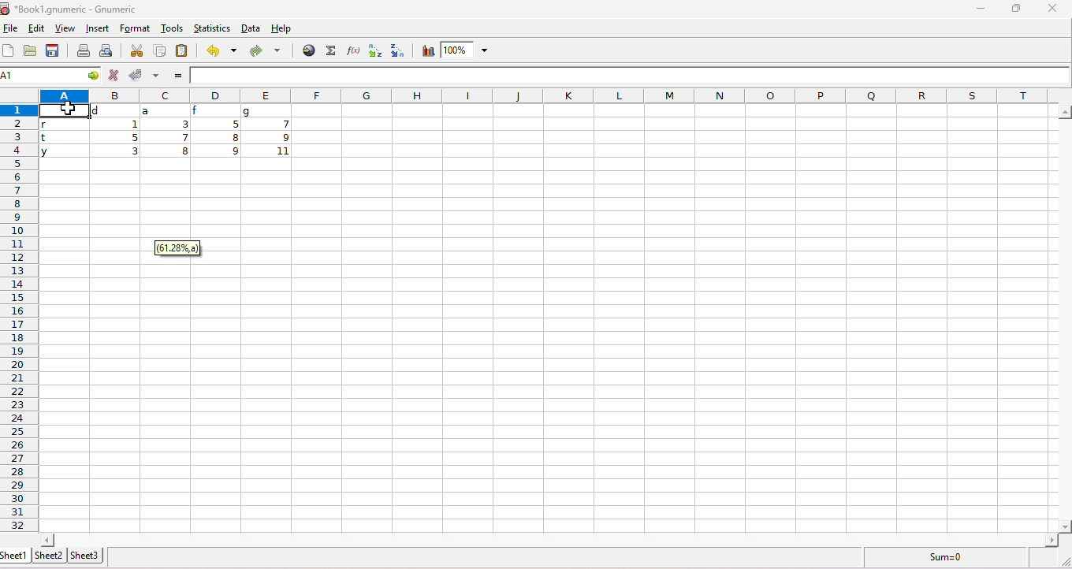 This screenshot has height=569, width=1072. I want to click on close, so click(1052, 9).